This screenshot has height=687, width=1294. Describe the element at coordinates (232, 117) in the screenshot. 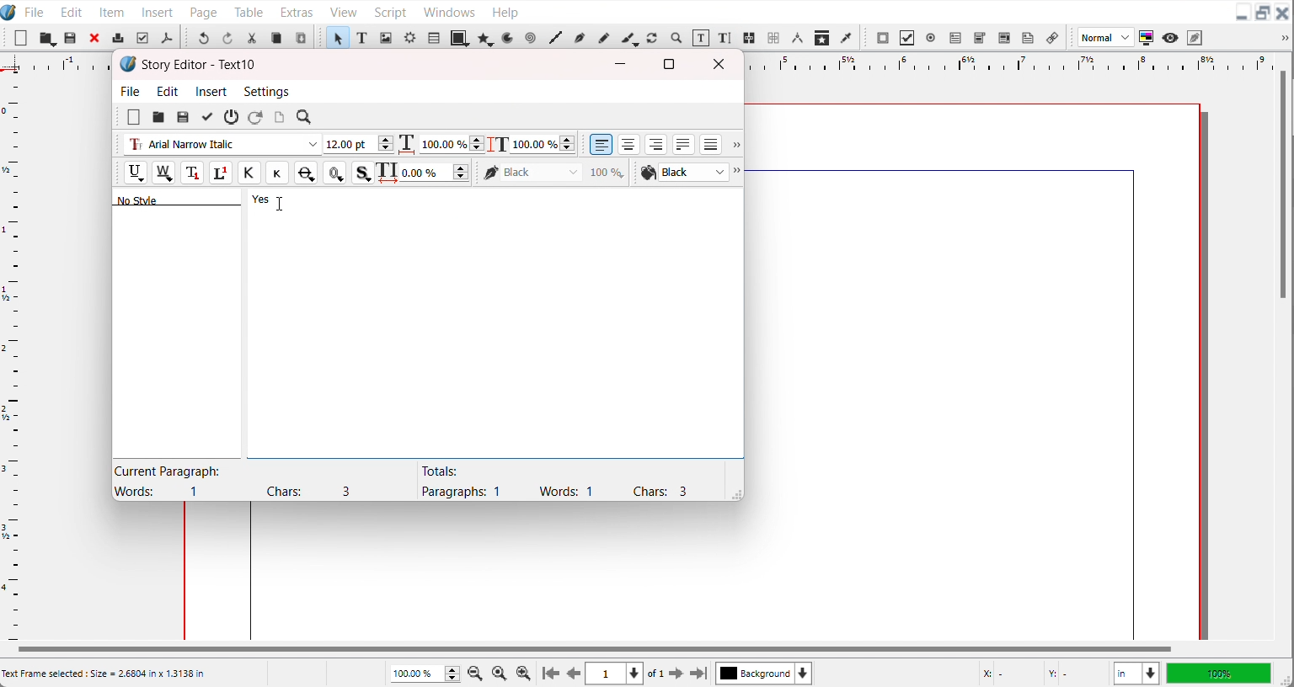

I see `Exit without updating` at that location.